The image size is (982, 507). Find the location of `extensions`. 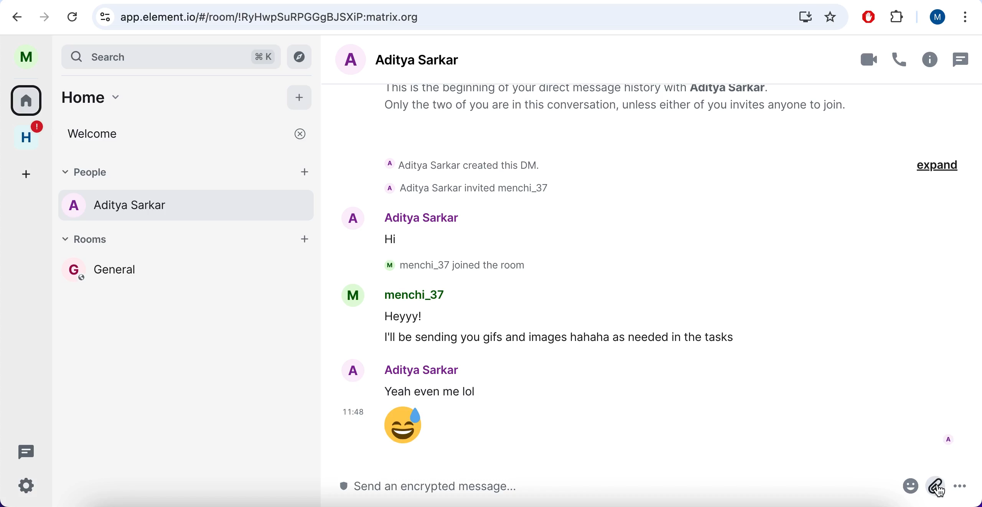

extensions is located at coordinates (898, 16).